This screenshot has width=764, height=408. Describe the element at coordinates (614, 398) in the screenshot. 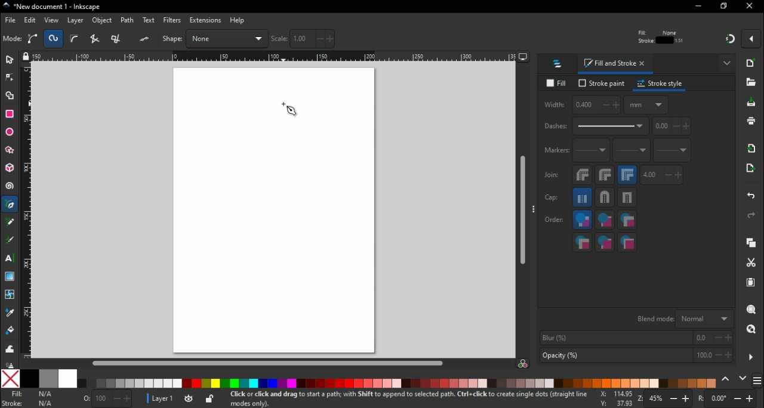

I see `cursor coordinates` at that location.